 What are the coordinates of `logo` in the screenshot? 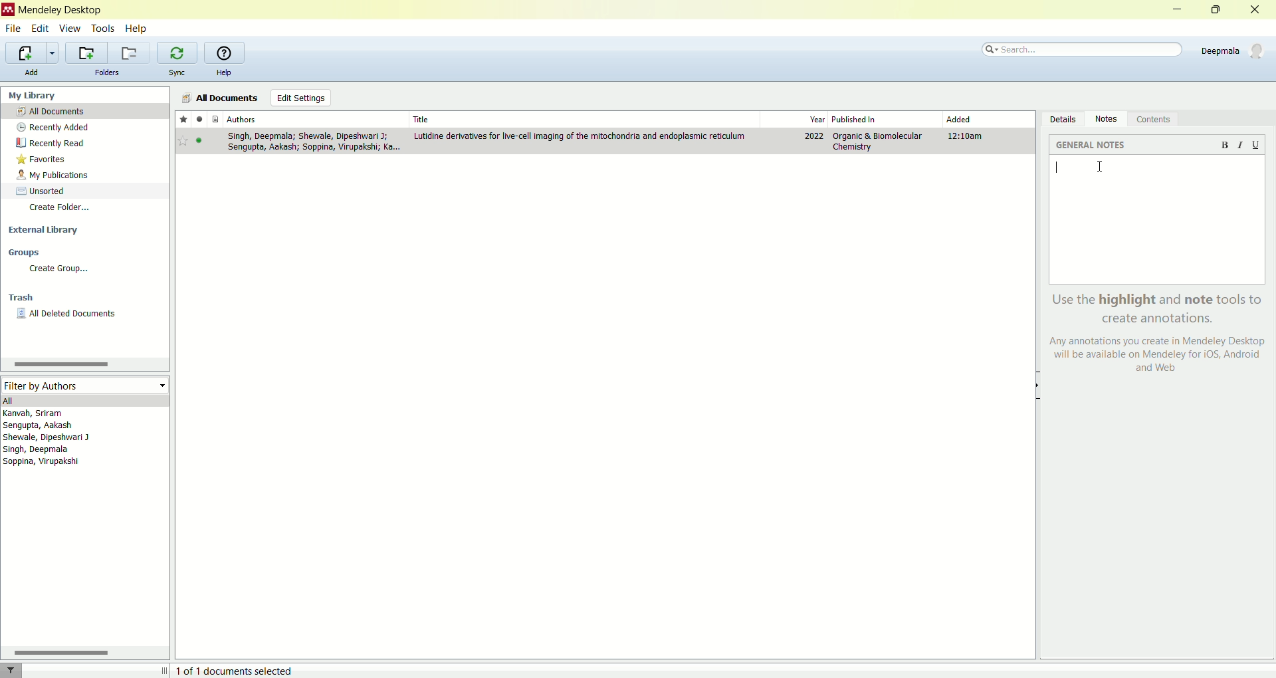 It's located at (8, 10).